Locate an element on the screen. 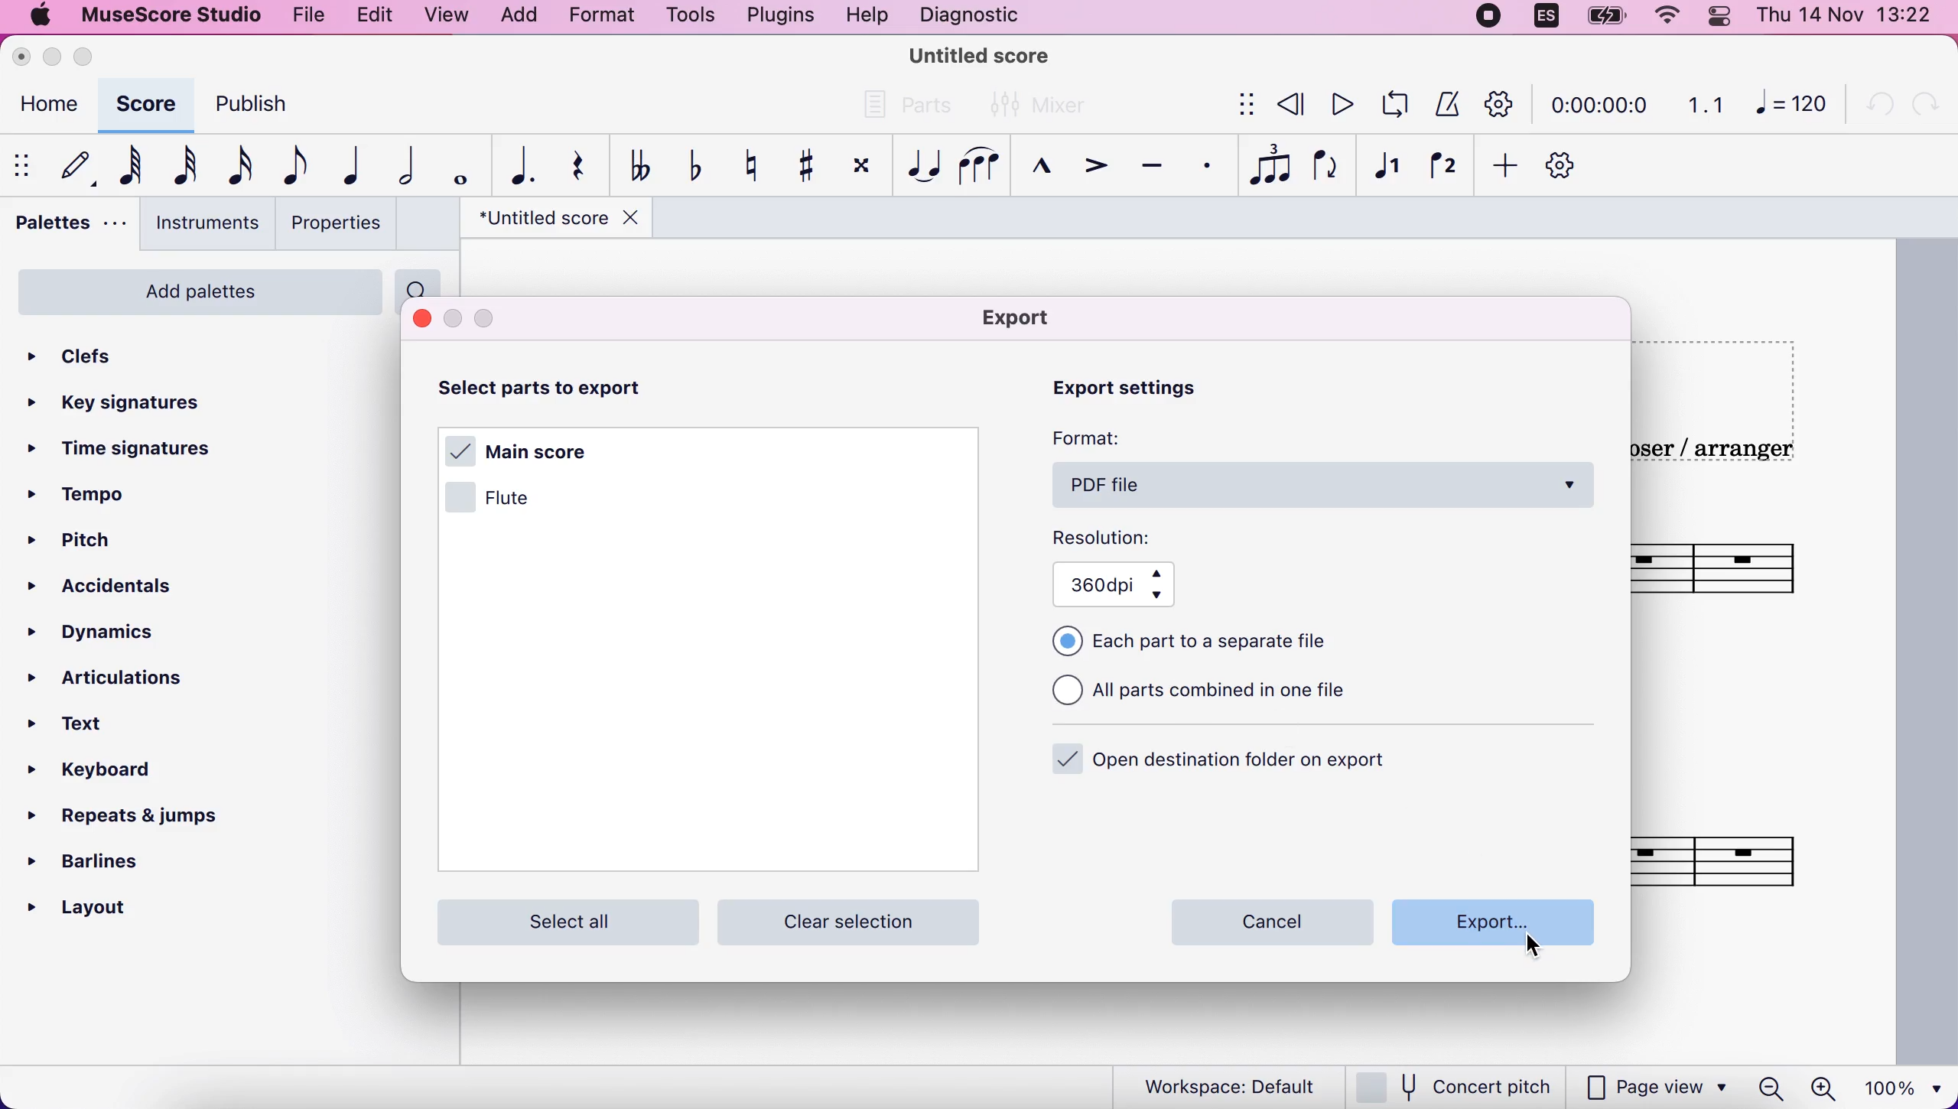 The image size is (1958, 1109). undo is located at coordinates (1880, 107).